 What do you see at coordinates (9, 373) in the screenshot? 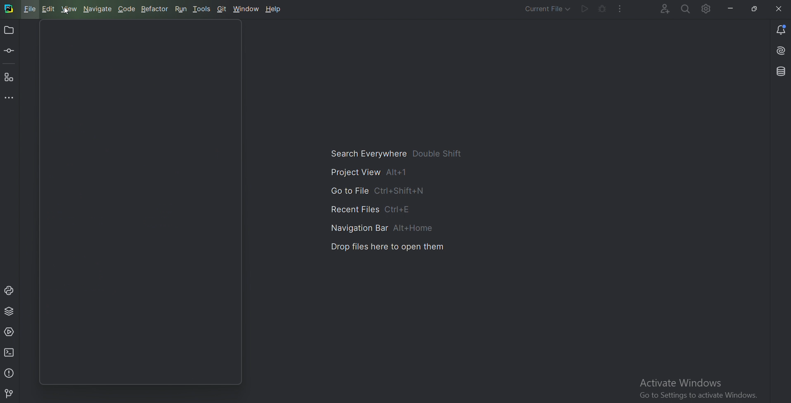
I see `Problems` at bounding box center [9, 373].